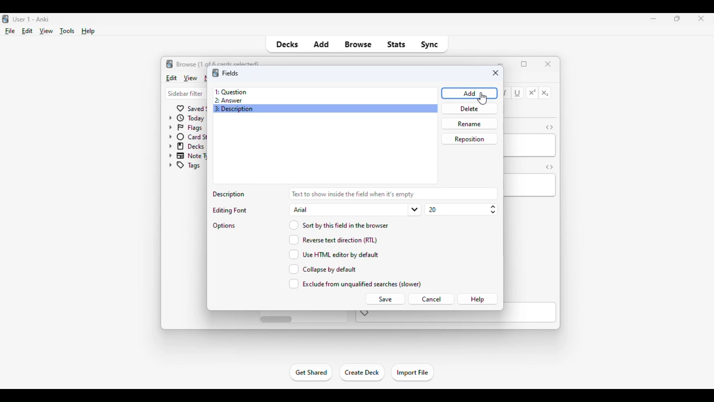 Image resolution: width=714 pixels, height=402 pixels. I want to click on title, so click(32, 19).